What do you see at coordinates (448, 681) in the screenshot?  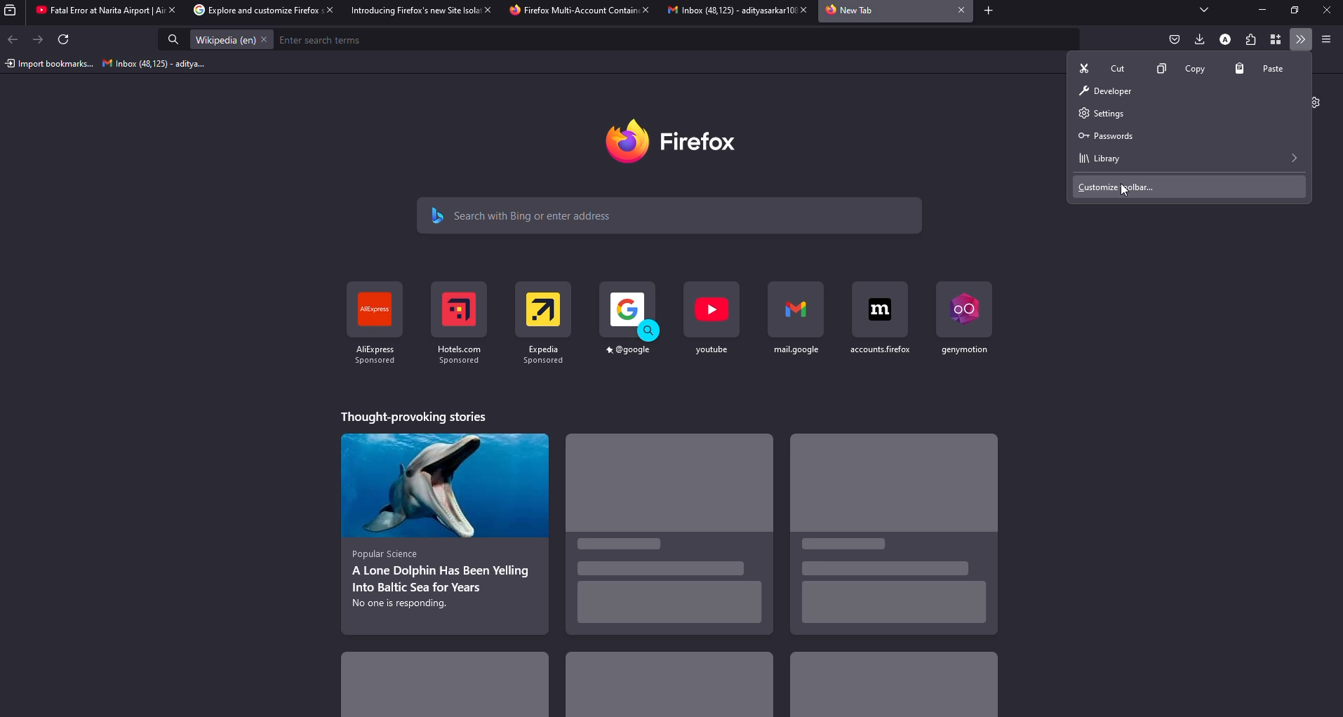 I see `stories` at bounding box center [448, 681].